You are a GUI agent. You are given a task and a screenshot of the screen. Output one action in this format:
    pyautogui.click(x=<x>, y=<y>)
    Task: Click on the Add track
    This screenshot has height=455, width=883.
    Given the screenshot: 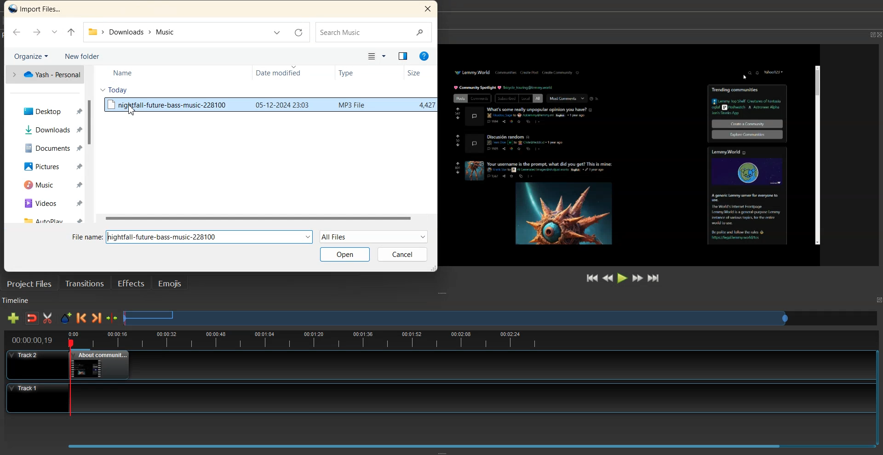 What is the action you would take?
    pyautogui.click(x=13, y=318)
    